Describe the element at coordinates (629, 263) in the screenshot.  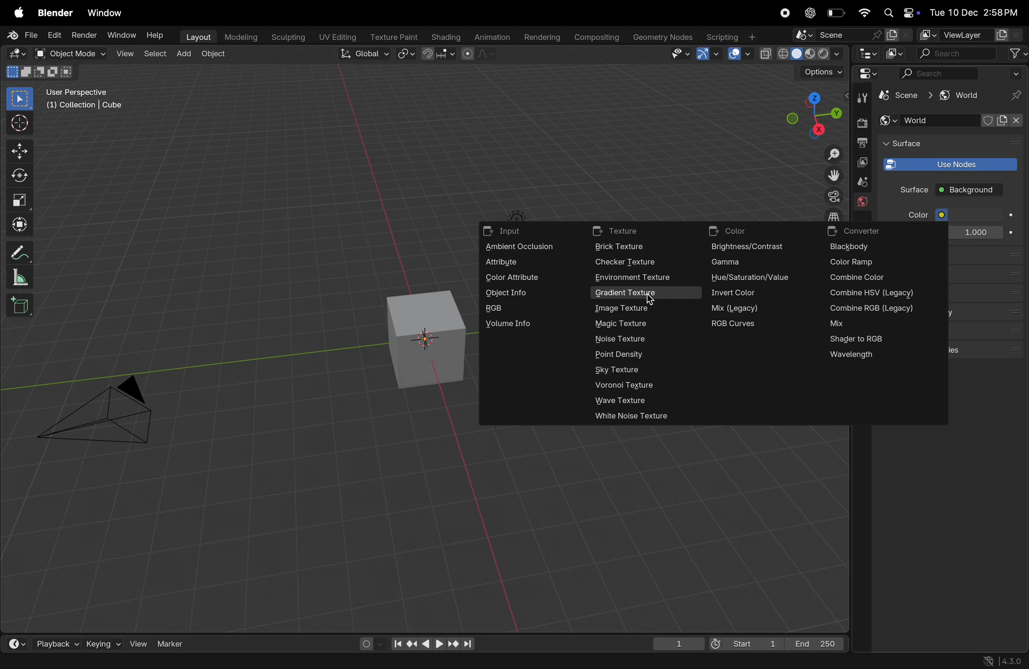
I see `checker texture` at that location.